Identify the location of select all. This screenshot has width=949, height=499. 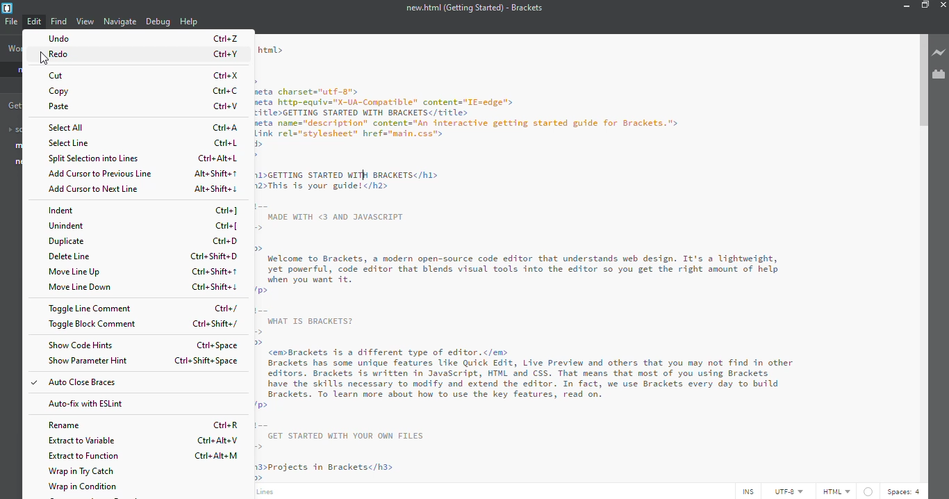
(65, 126).